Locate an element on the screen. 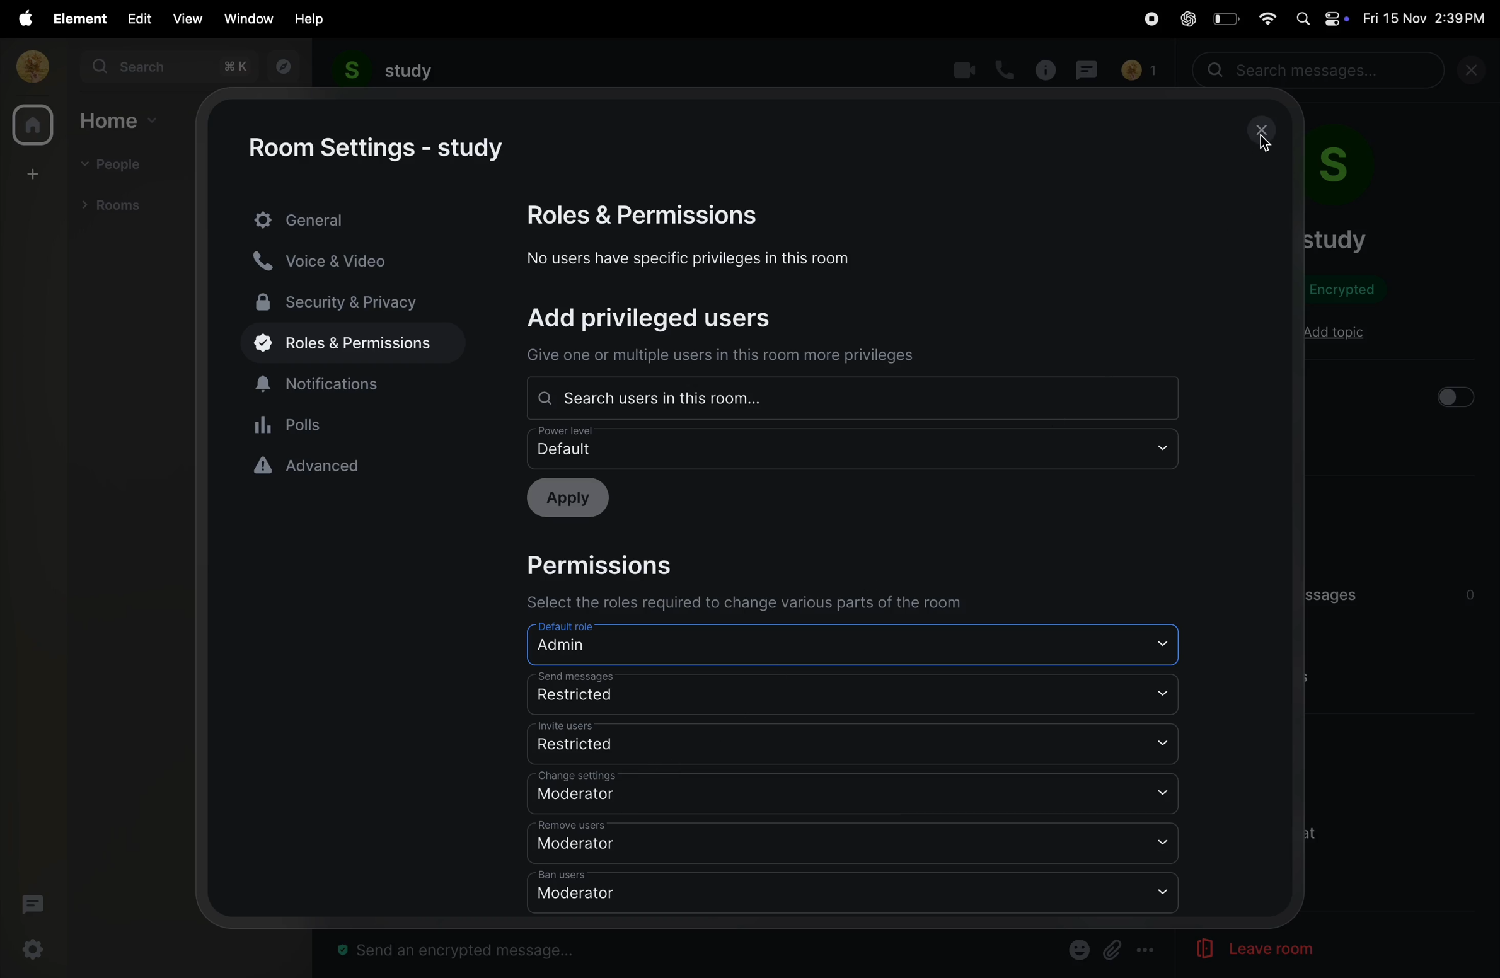 The width and height of the screenshot is (1500, 978). call is located at coordinates (1007, 69).